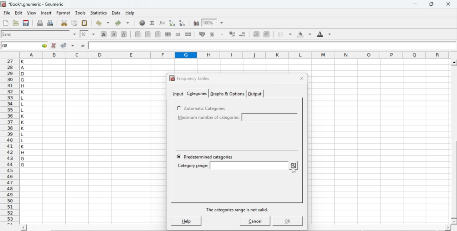  Describe the element at coordinates (206, 157) in the screenshot. I see `predetermined categories` at that location.